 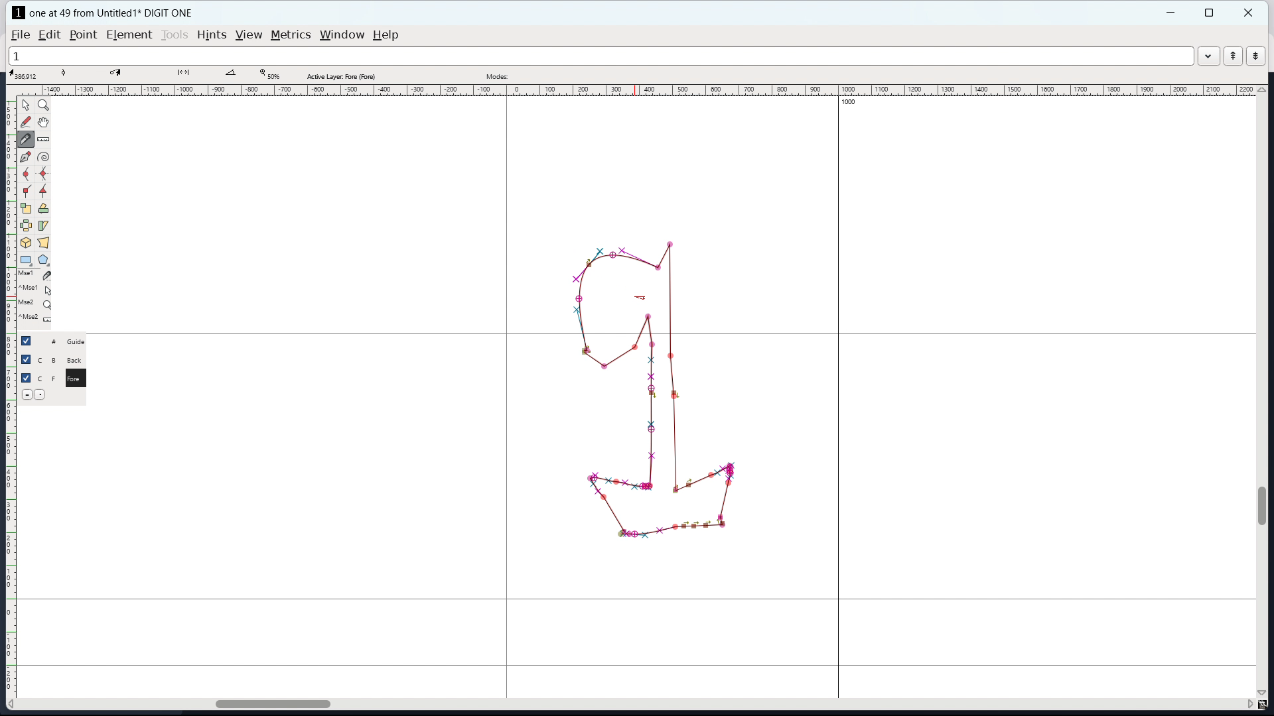 What do you see at coordinates (266, 702) in the screenshot?
I see `horizontal scrollbar` at bounding box center [266, 702].